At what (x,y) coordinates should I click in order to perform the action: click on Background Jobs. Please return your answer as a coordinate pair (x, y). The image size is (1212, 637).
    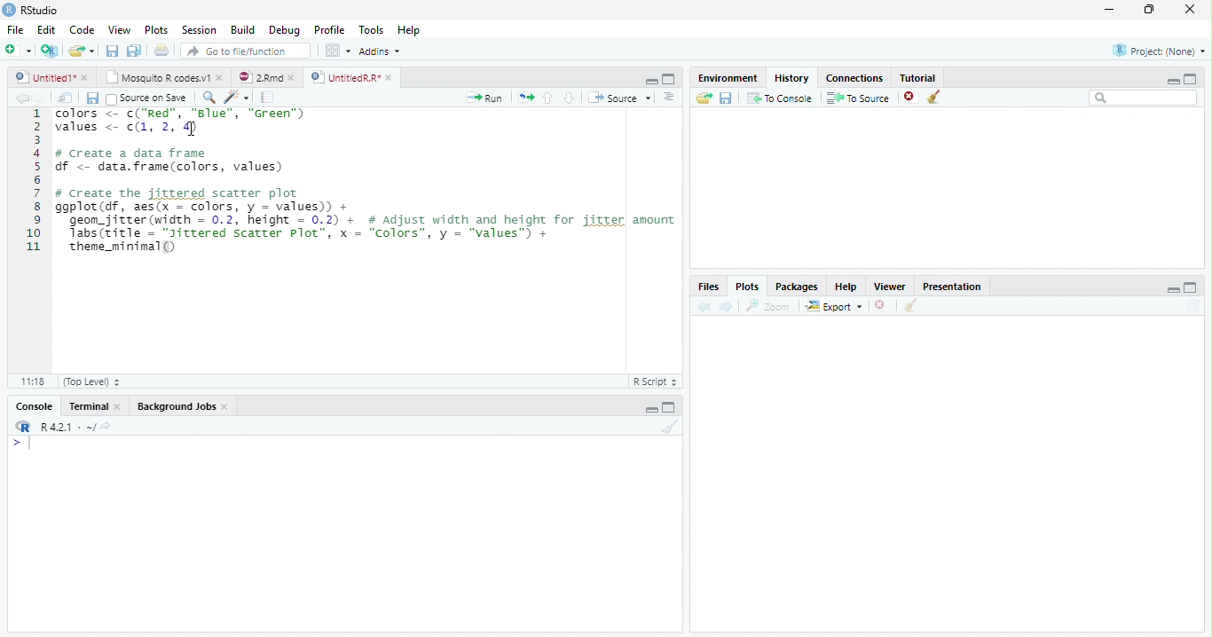
    Looking at the image, I should click on (176, 405).